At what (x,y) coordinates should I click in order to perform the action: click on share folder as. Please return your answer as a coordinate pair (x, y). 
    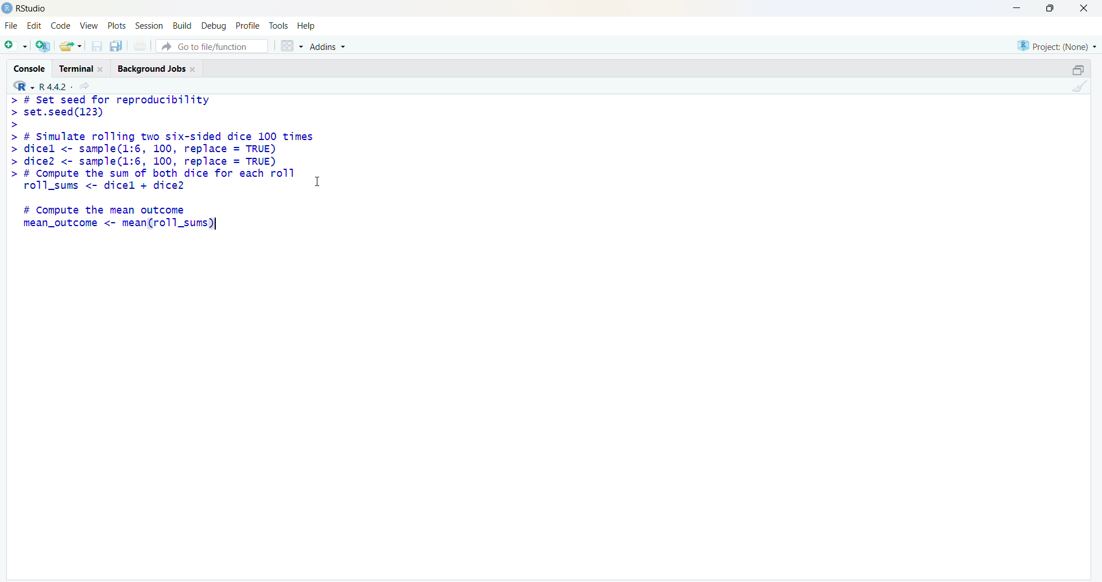
    Looking at the image, I should click on (70, 46).